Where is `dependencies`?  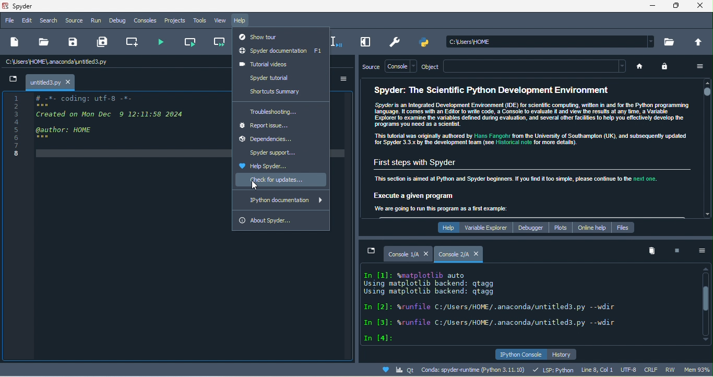
dependencies is located at coordinates (268, 140).